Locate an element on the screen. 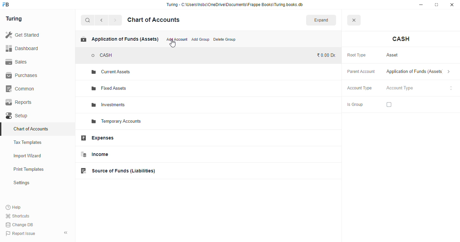  tax templates is located at coordinates (28, 142).